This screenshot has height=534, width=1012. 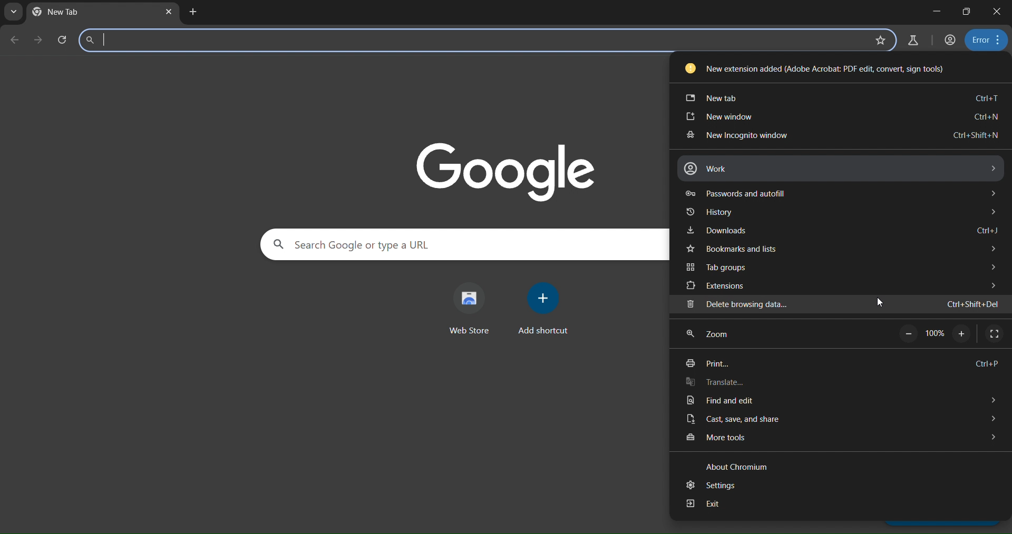 What do you see at coordinates (842, 286) in the screenshot?
I see `extensions` at bounding box center [842, 286].